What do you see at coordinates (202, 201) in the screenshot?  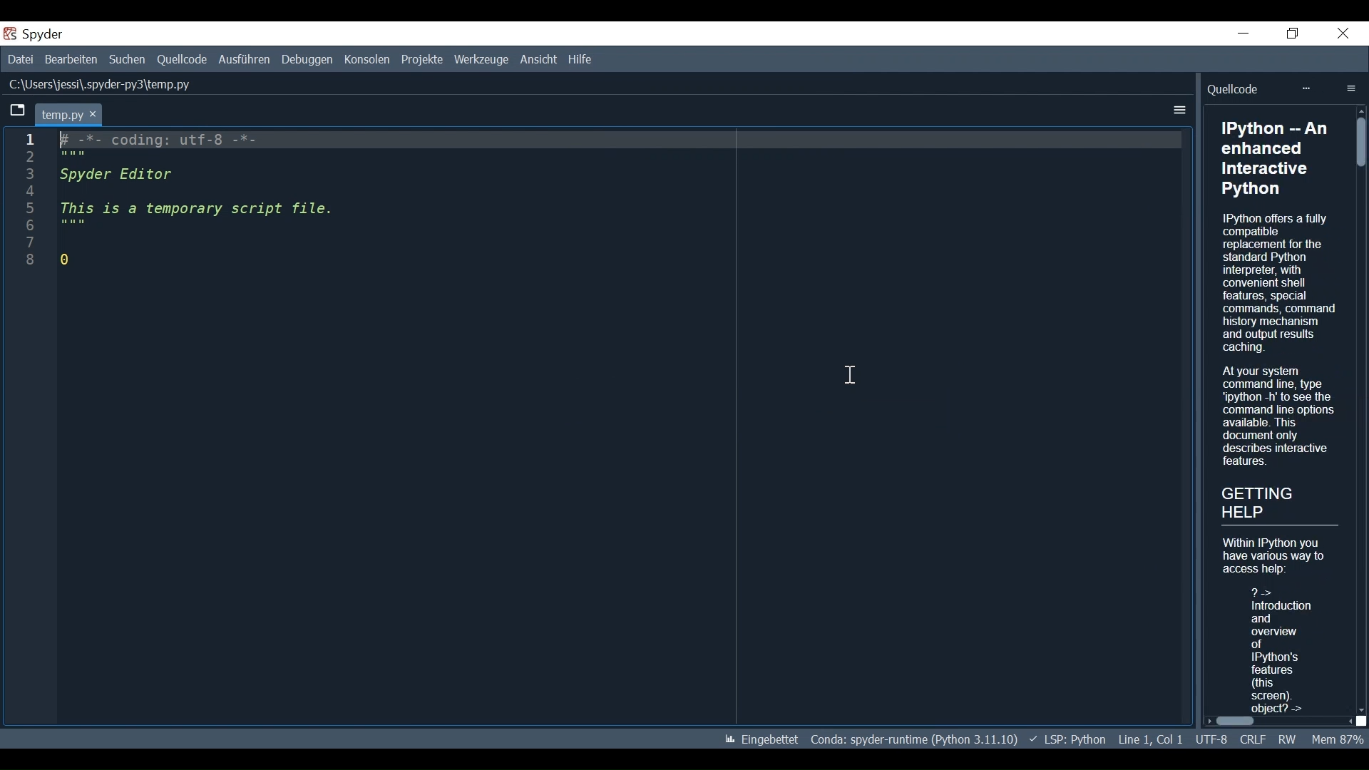 I see `fF -*- coding: utf-8 -*-

Spyder Editor

This is a temporary script file.
0` at bounding box center [202, 201].